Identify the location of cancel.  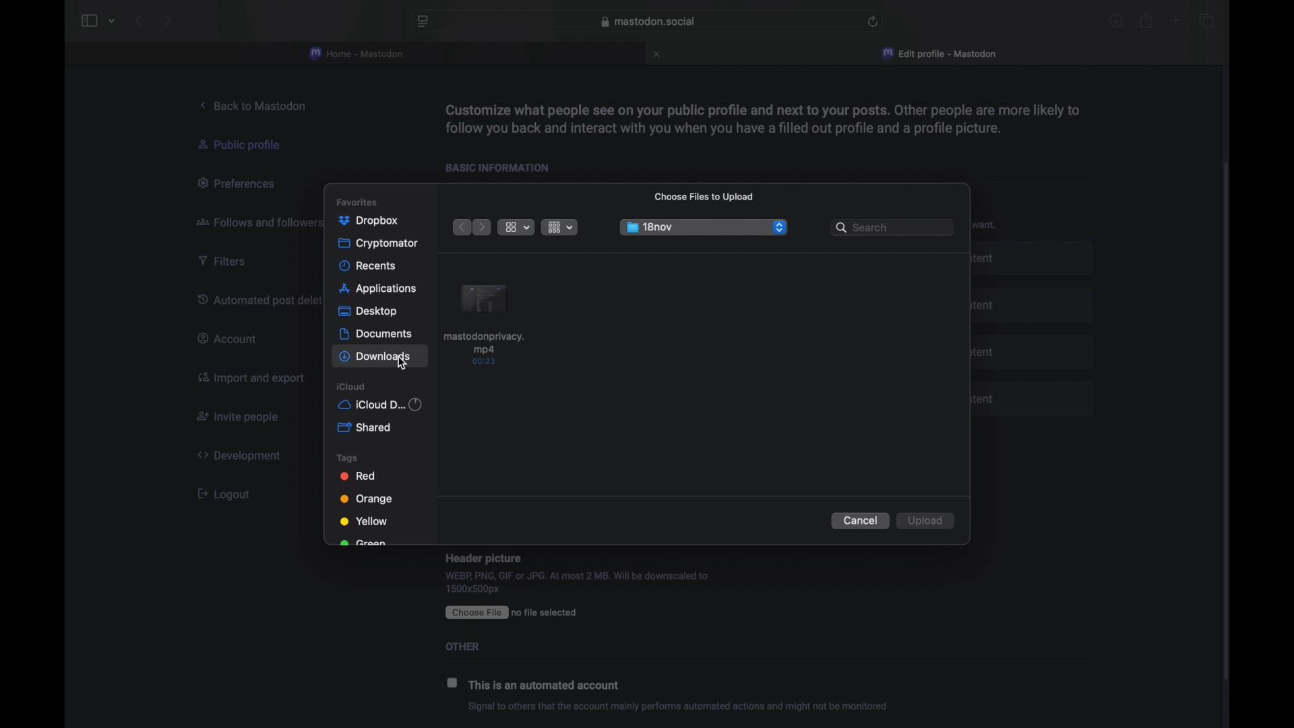
(859, 520).